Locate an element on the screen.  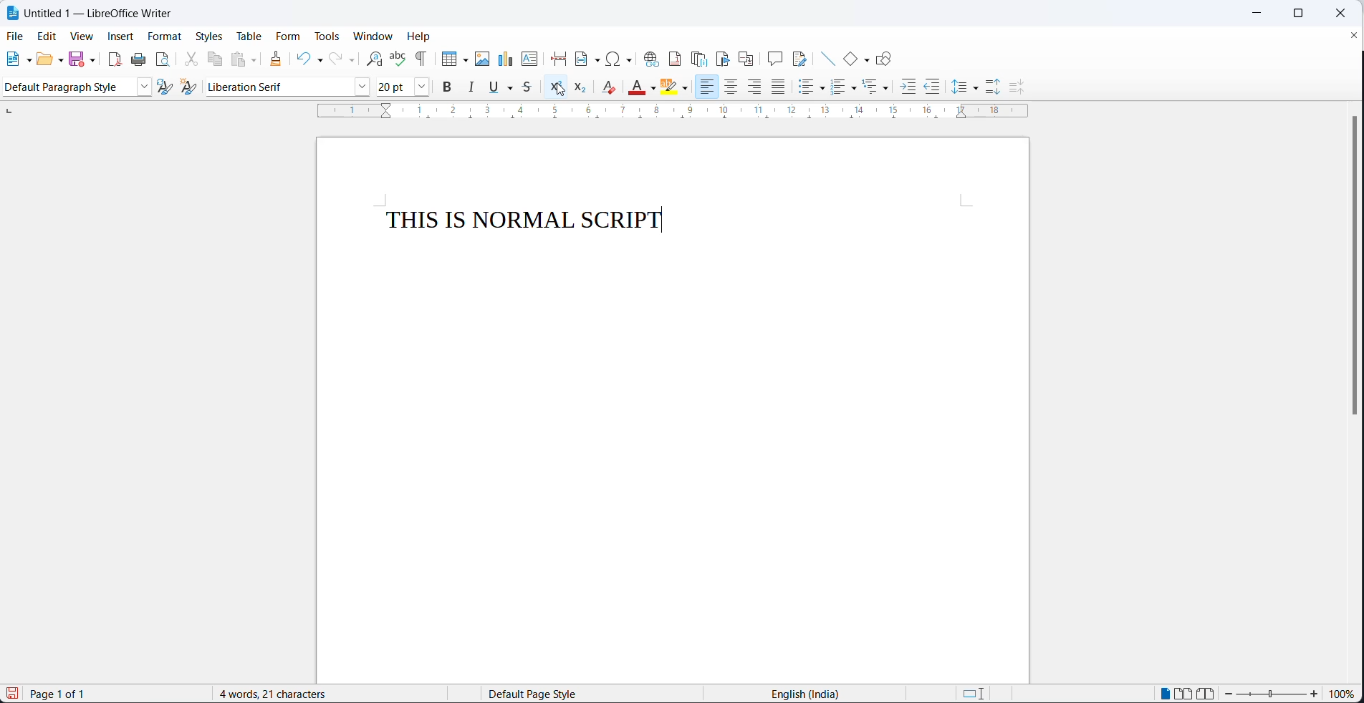
cut is located at coordinates (189, 58).